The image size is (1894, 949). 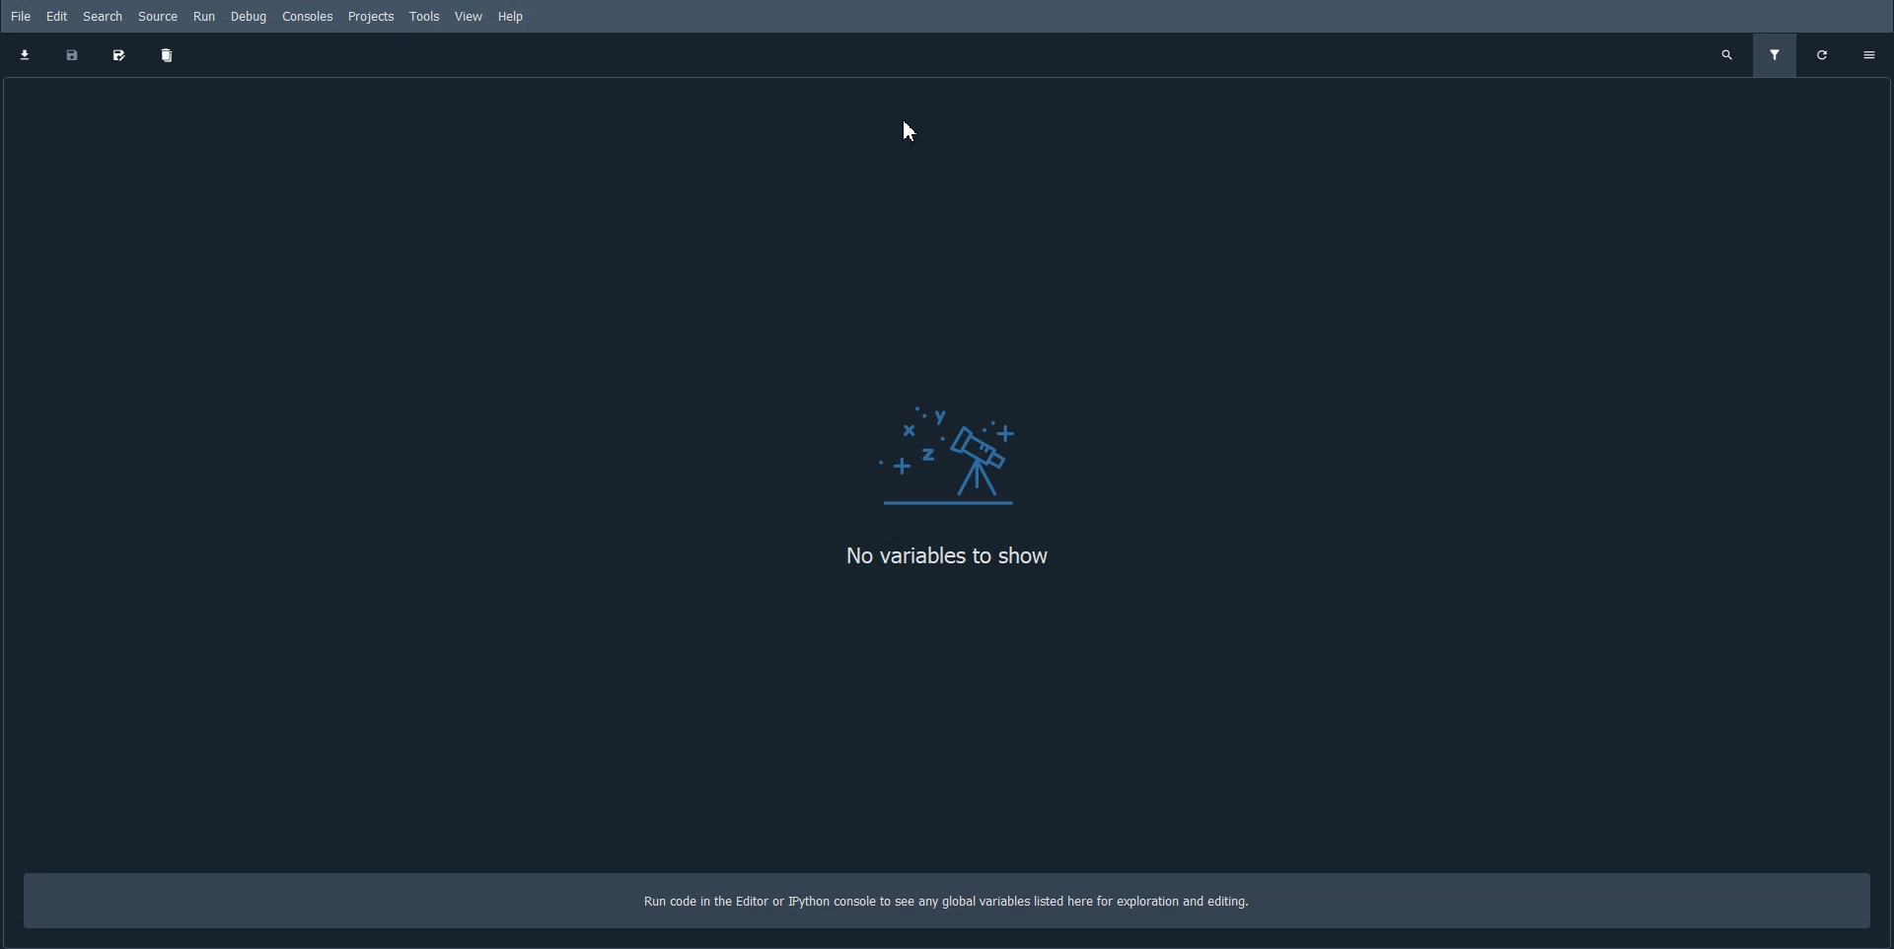 I want to click on Cursor, so click(x=911, y=131).